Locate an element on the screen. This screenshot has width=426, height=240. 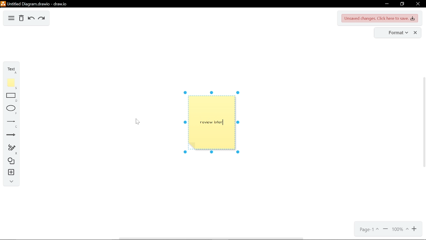
insert is located at coordinates (10, 172).